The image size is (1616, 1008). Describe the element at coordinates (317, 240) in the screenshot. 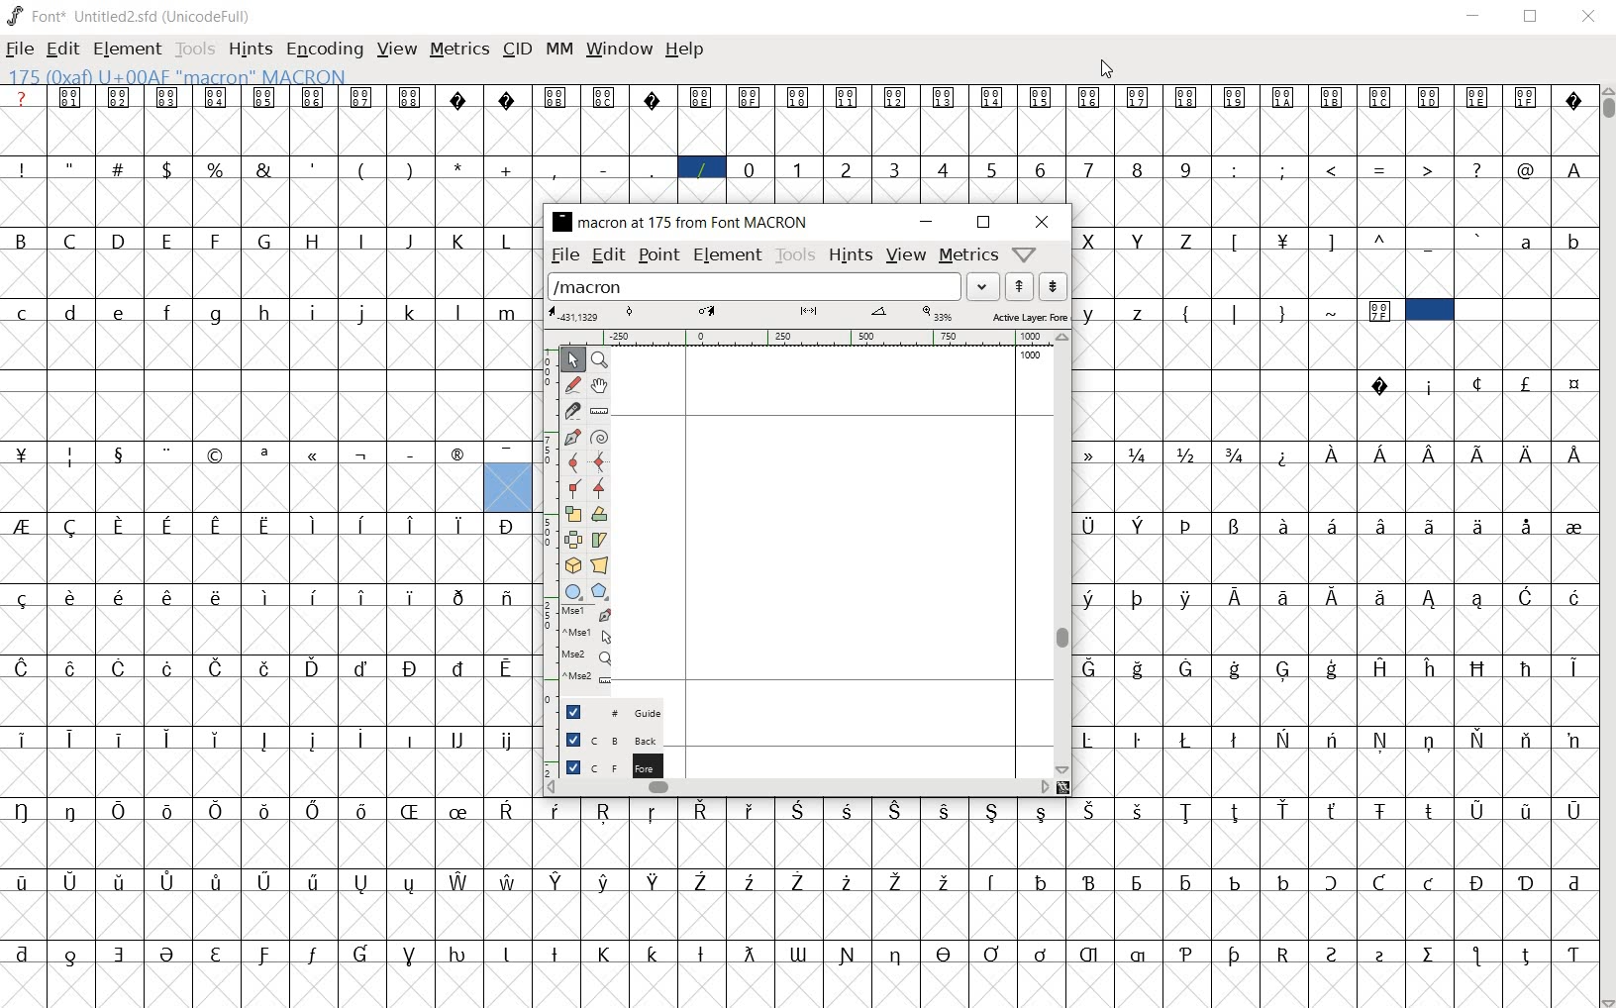

I see `H` at that location.